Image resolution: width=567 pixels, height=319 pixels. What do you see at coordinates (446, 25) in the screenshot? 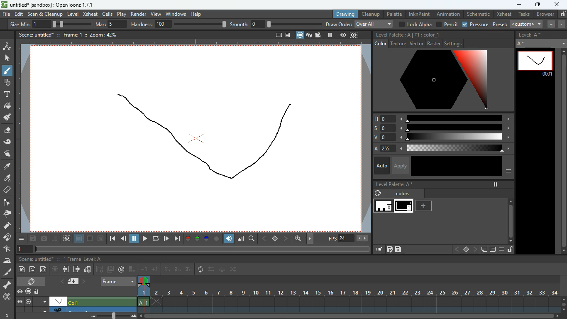
I see `pencil` at bounding box center [446, 25].